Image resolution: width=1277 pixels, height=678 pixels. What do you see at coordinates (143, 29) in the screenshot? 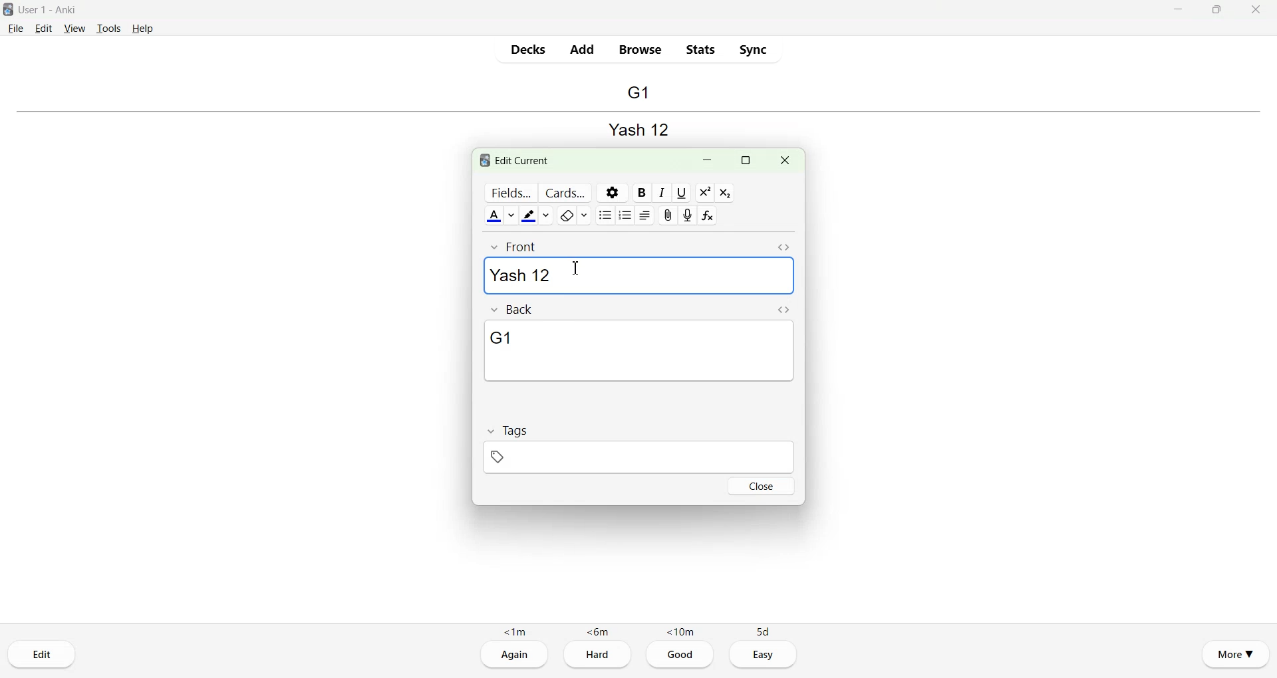
I see `Help` at bounding box center [143, 29].